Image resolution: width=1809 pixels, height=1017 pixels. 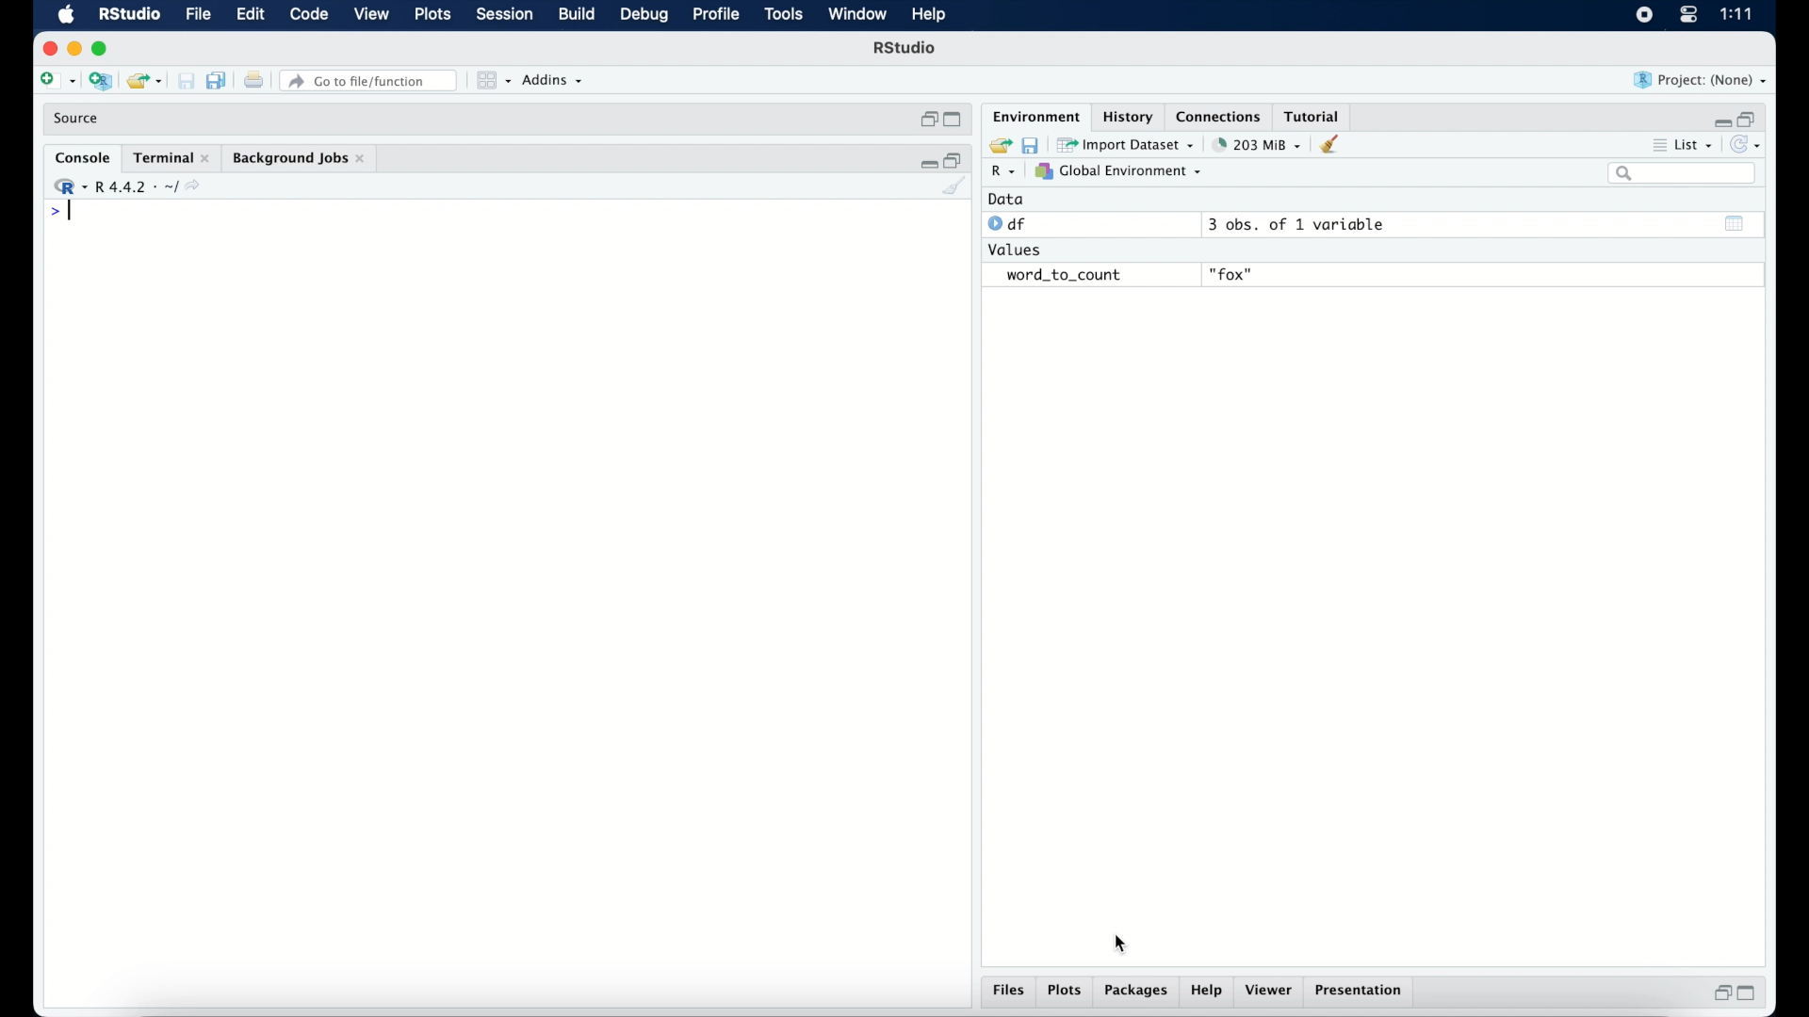 I want to click on df, so click(x=1010, y=224).